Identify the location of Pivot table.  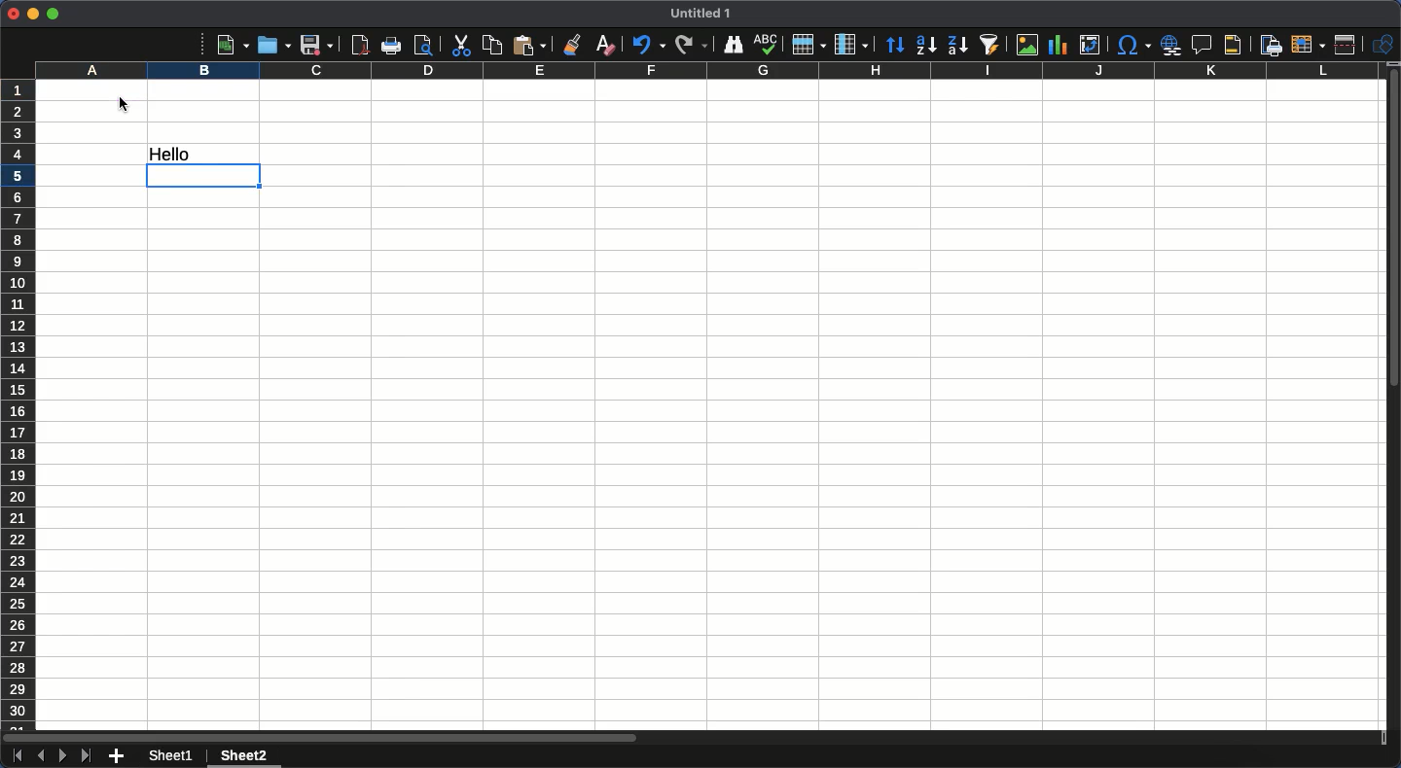
(1090, 45).